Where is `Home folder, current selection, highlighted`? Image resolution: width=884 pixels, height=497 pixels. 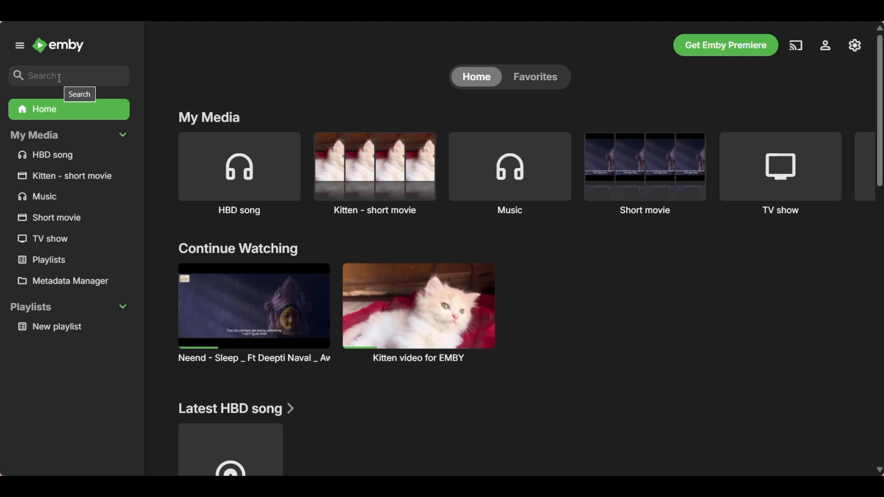 Home folder, current selection, highlighted is located at coordinates (68, 110).